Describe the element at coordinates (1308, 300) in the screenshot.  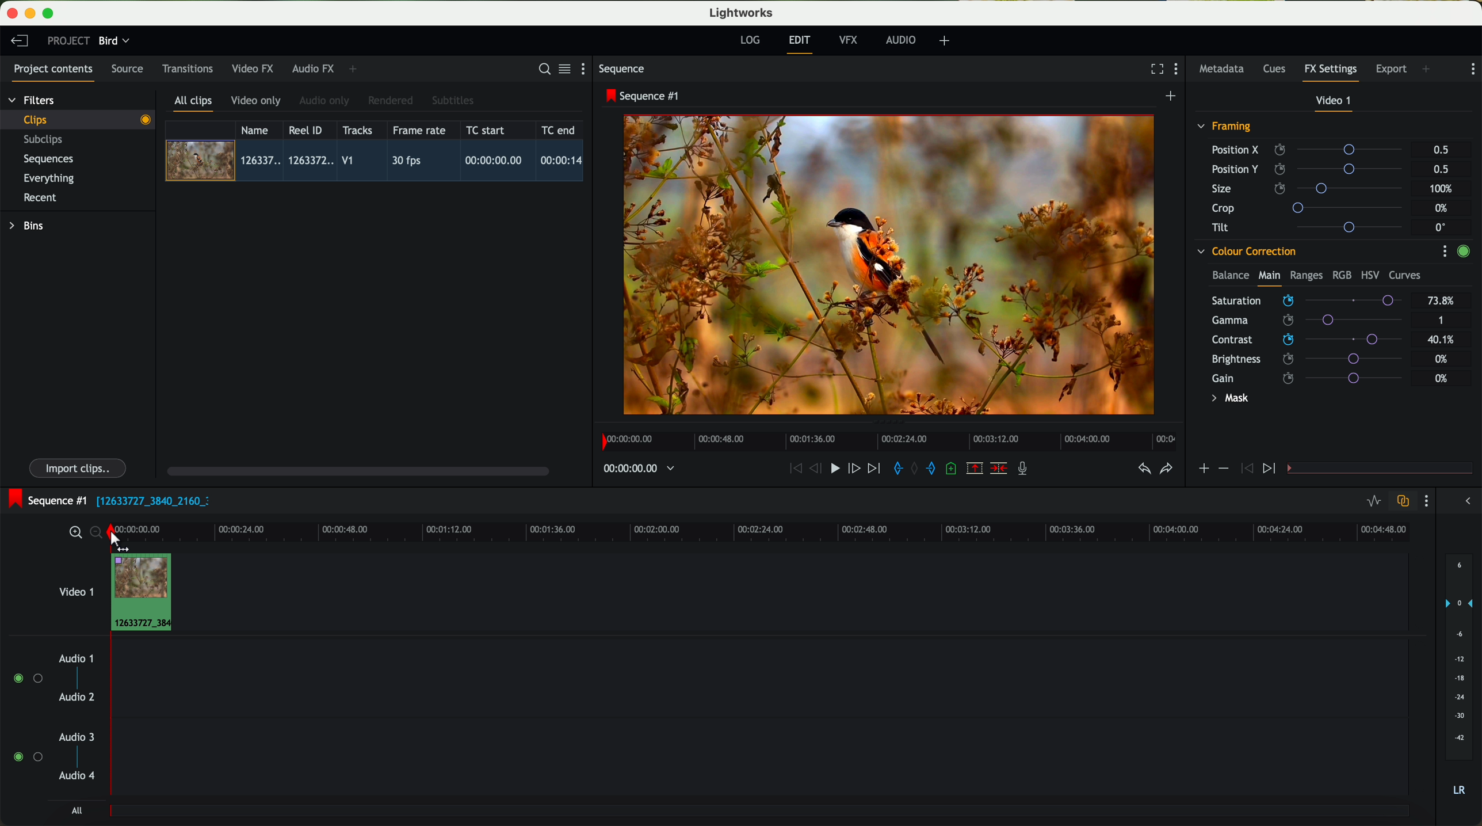
I see `mouse up (saturation)` at that location.